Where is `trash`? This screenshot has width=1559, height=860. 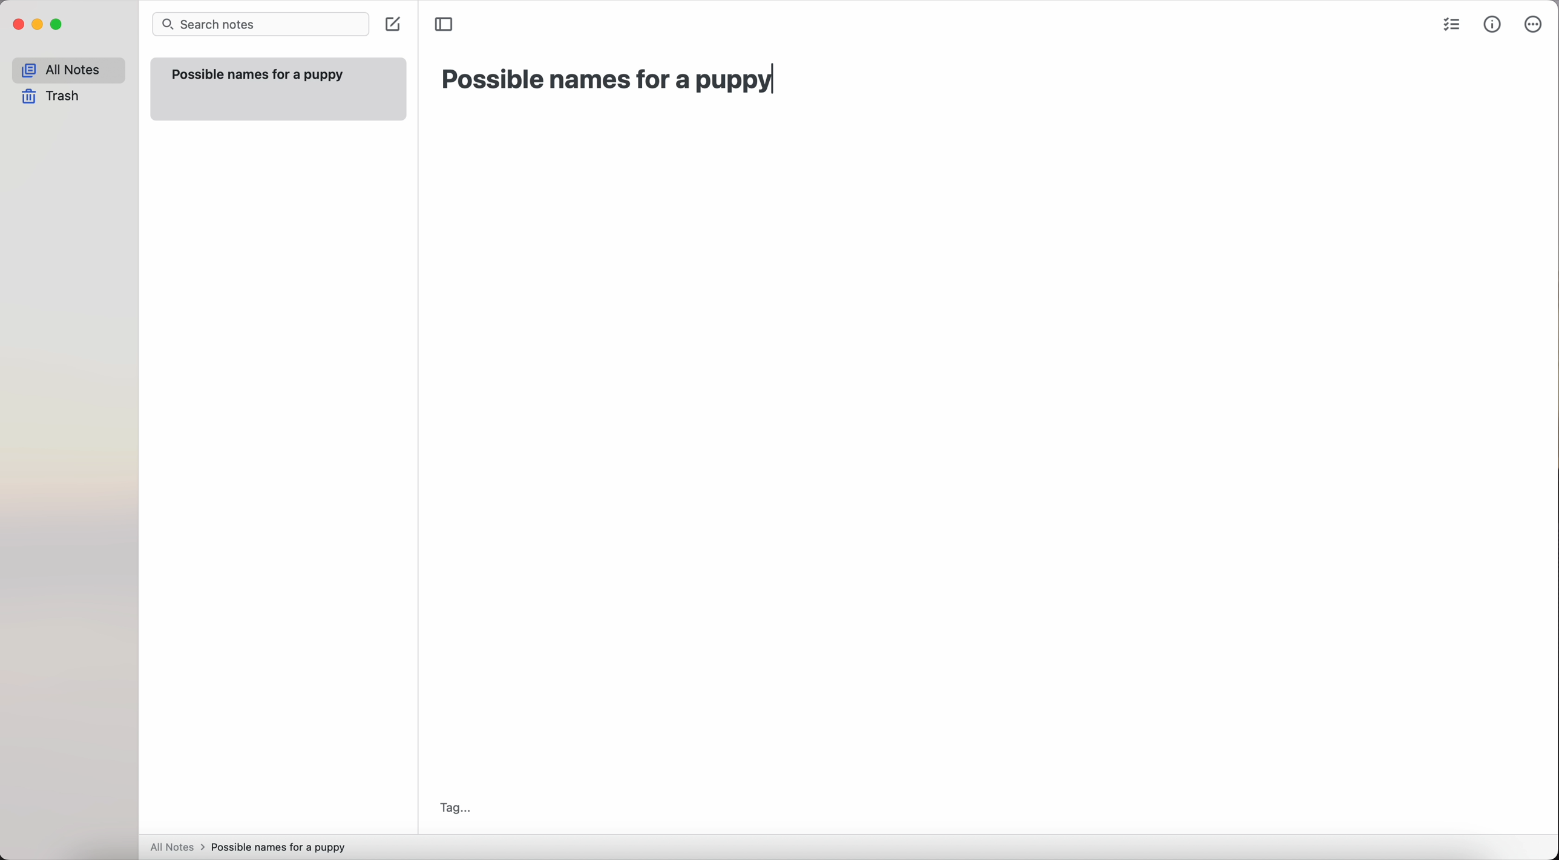
trash is located at coordinates (54, 97).